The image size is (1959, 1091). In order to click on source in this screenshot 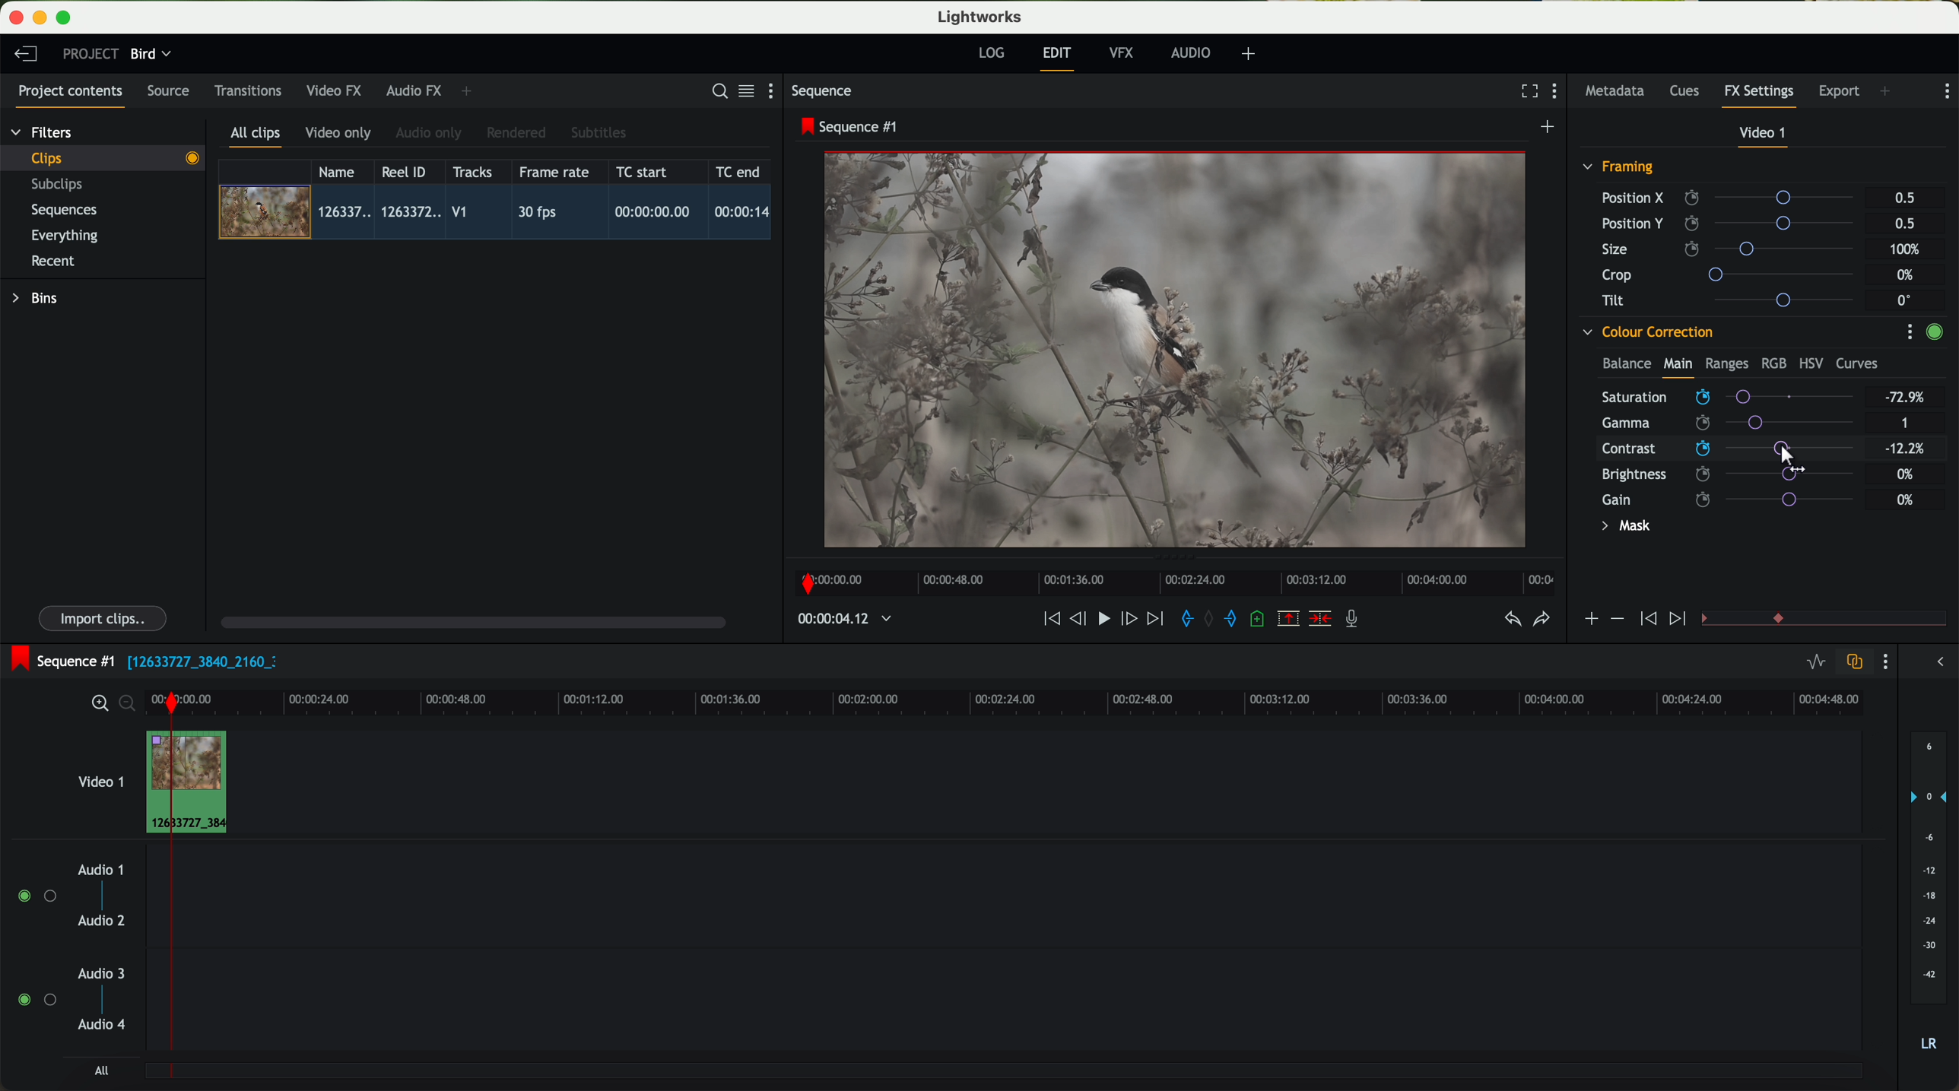, I will do `click(168, 92)`.